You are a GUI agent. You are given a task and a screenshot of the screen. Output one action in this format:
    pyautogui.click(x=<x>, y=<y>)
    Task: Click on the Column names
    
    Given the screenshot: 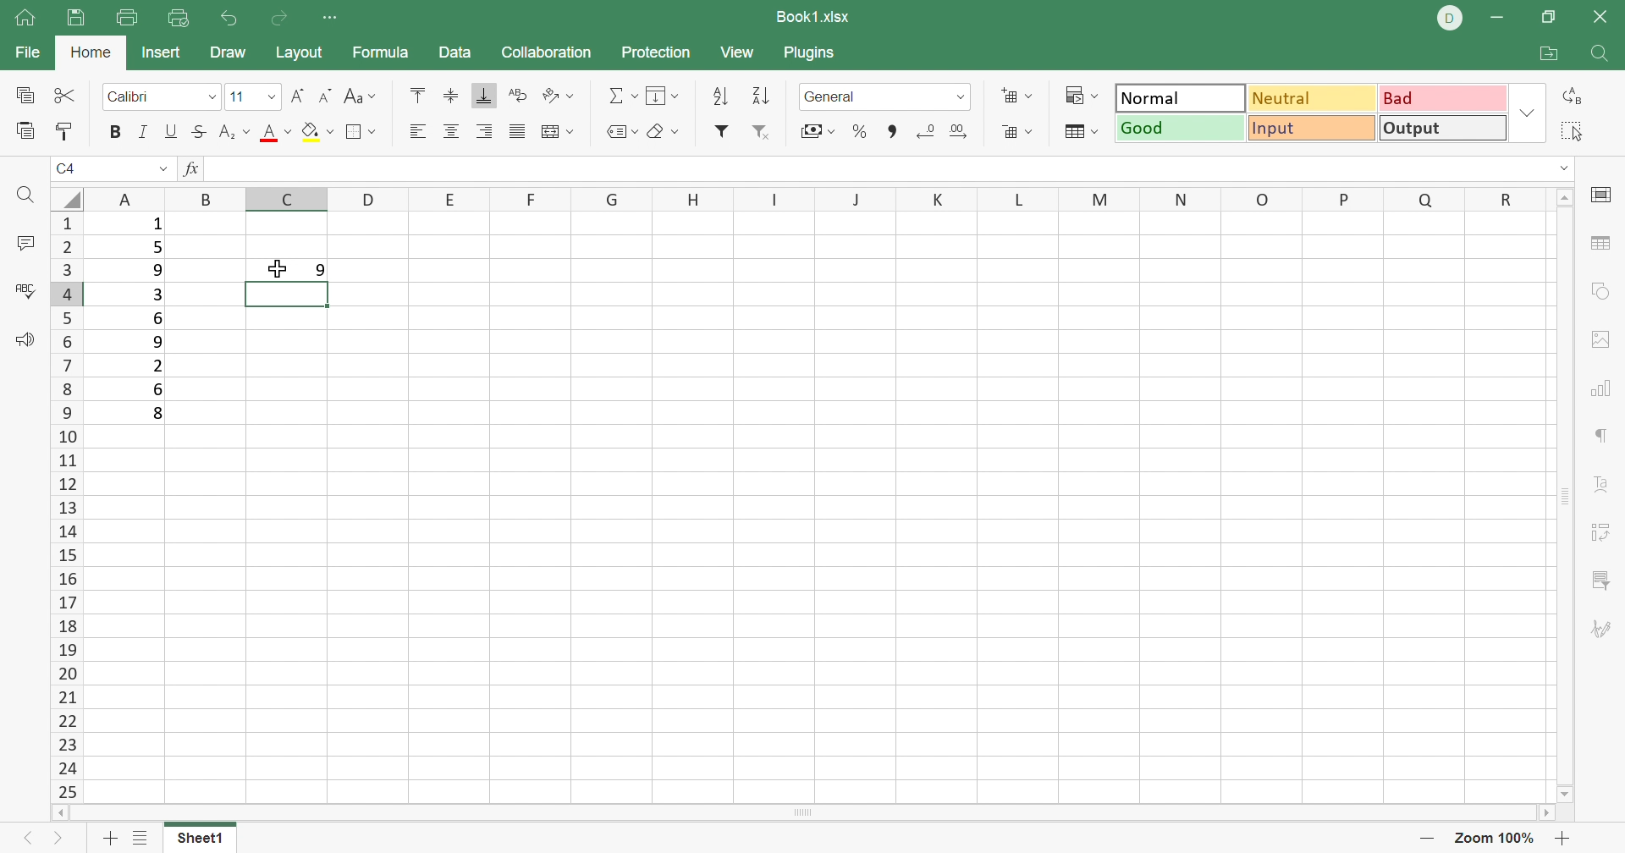 What is the action you would take?
    pyautogui.click(x=812, y=198)
    